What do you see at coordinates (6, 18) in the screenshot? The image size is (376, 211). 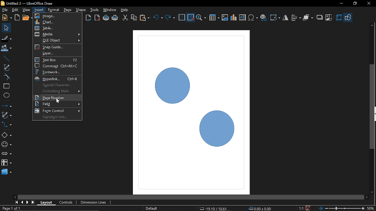 I see `New` at bounding box center [6, 18].